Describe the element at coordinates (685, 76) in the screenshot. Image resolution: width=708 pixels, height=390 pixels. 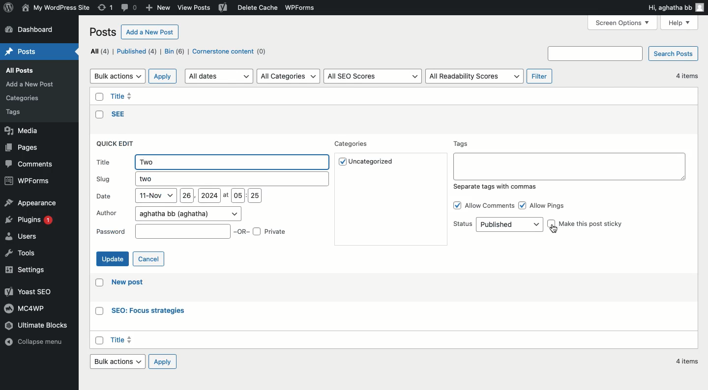
I see `4 items` at that location.